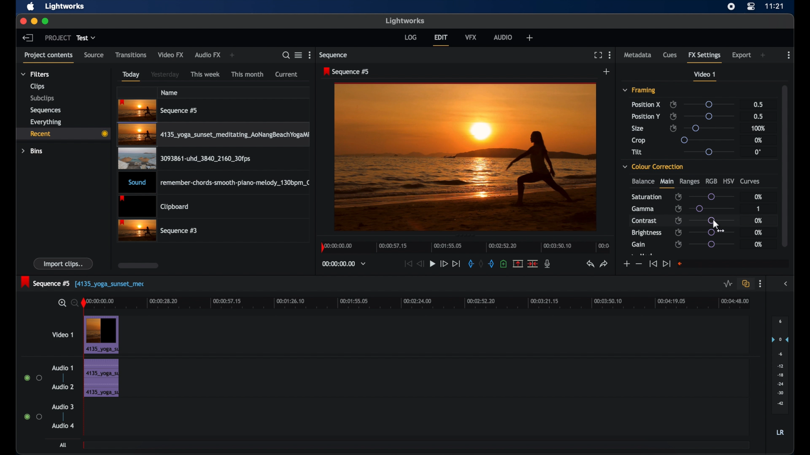  I want to click on timeline, so click(466, 246).